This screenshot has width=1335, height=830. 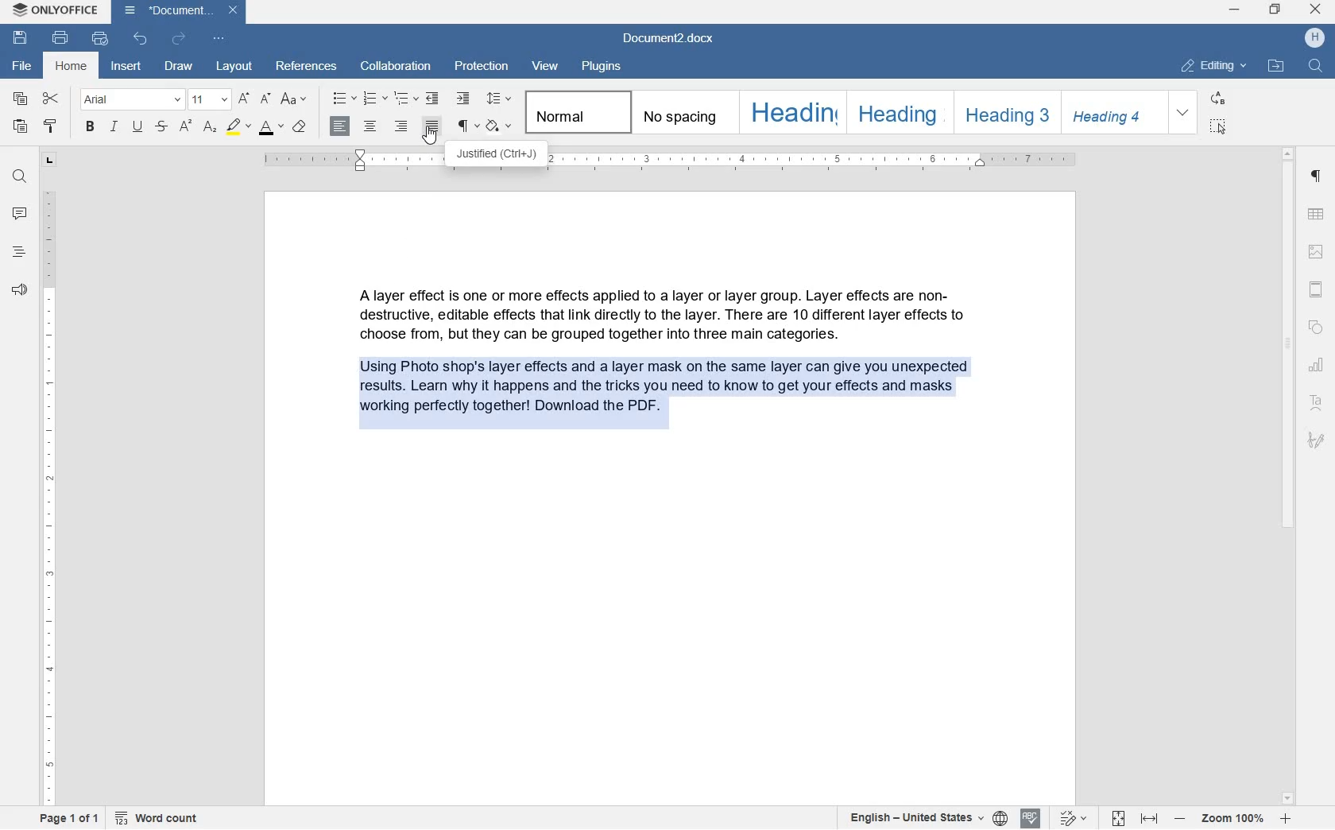 I want to click on VIEW, so click(x=543, y=66).